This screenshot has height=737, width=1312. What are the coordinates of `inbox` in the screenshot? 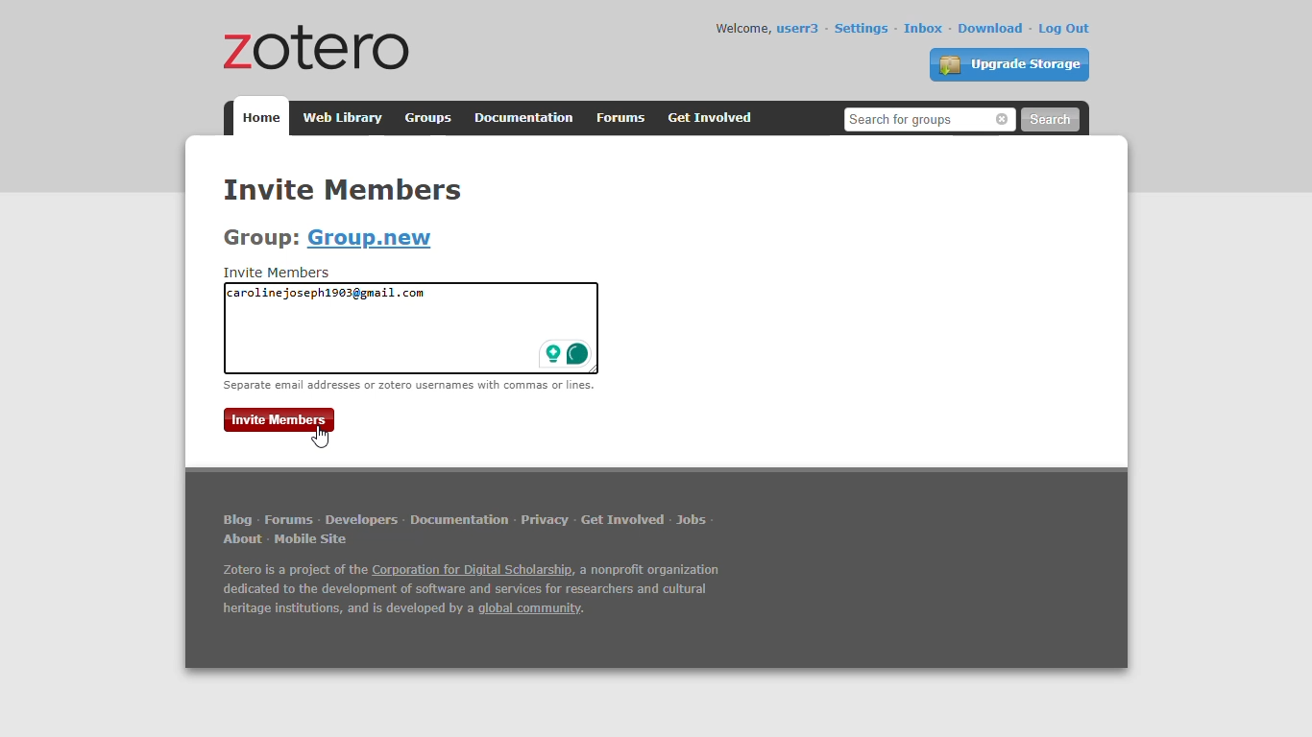 It's located at (923, 28).